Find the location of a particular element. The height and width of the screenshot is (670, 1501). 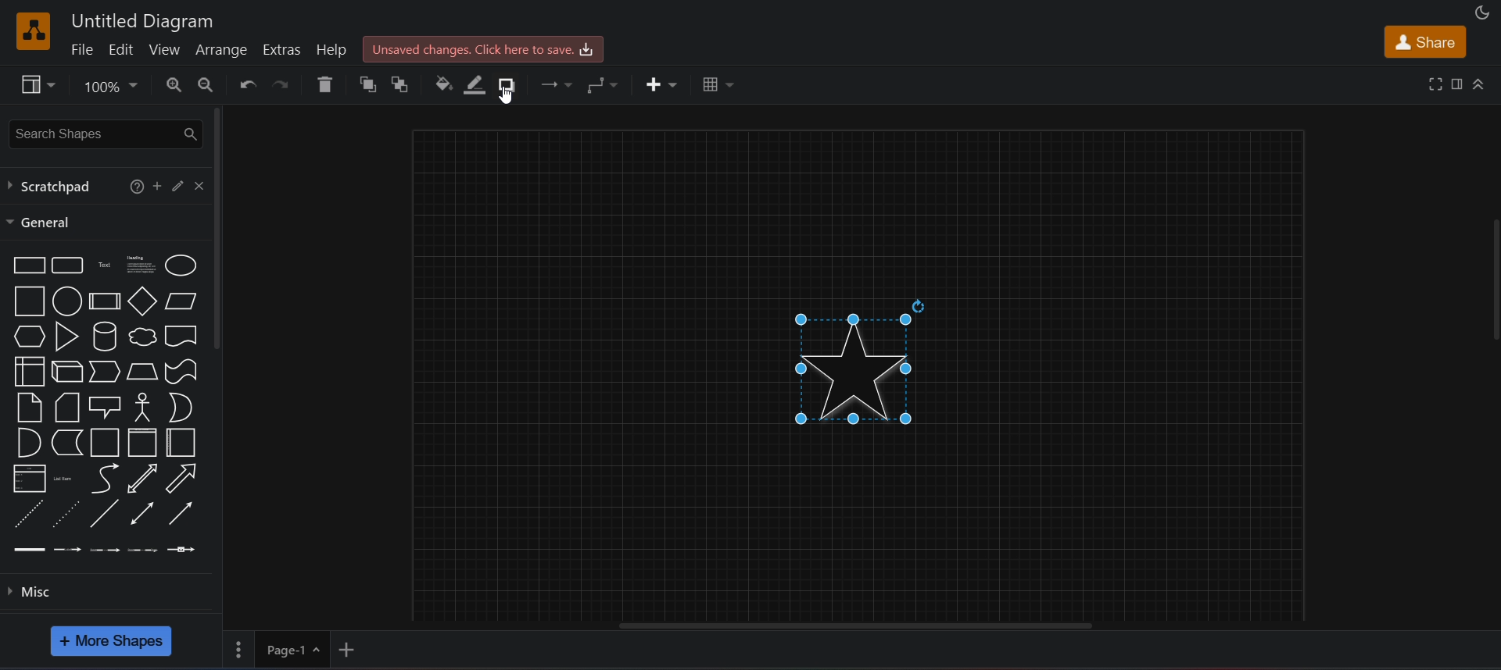

zoom out is located at coordinates (205, 85).